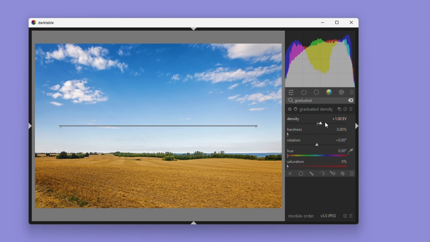 This screenshot has width=430, height=242. I want to click on Cursor, so click(327, 125).